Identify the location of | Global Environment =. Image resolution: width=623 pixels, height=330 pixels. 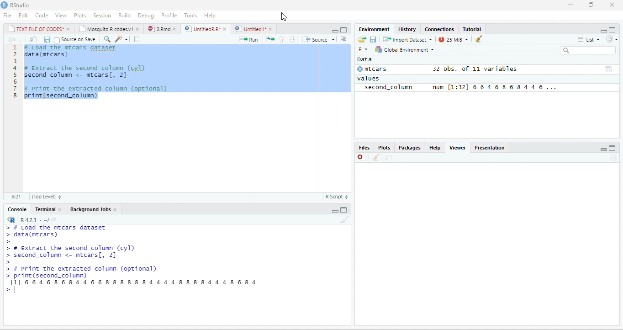
(404, 49).